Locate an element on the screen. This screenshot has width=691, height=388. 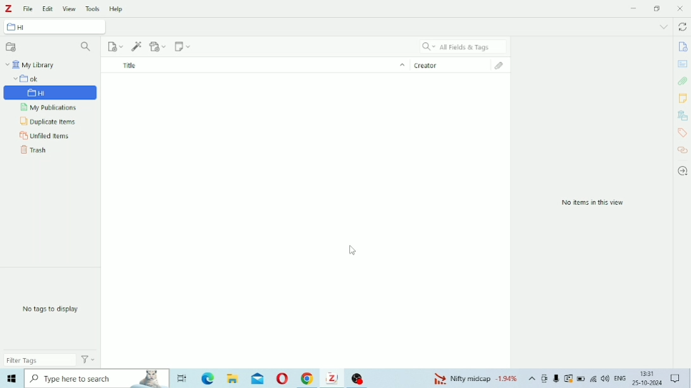
No items in this view is located at coordinates (594, 203).